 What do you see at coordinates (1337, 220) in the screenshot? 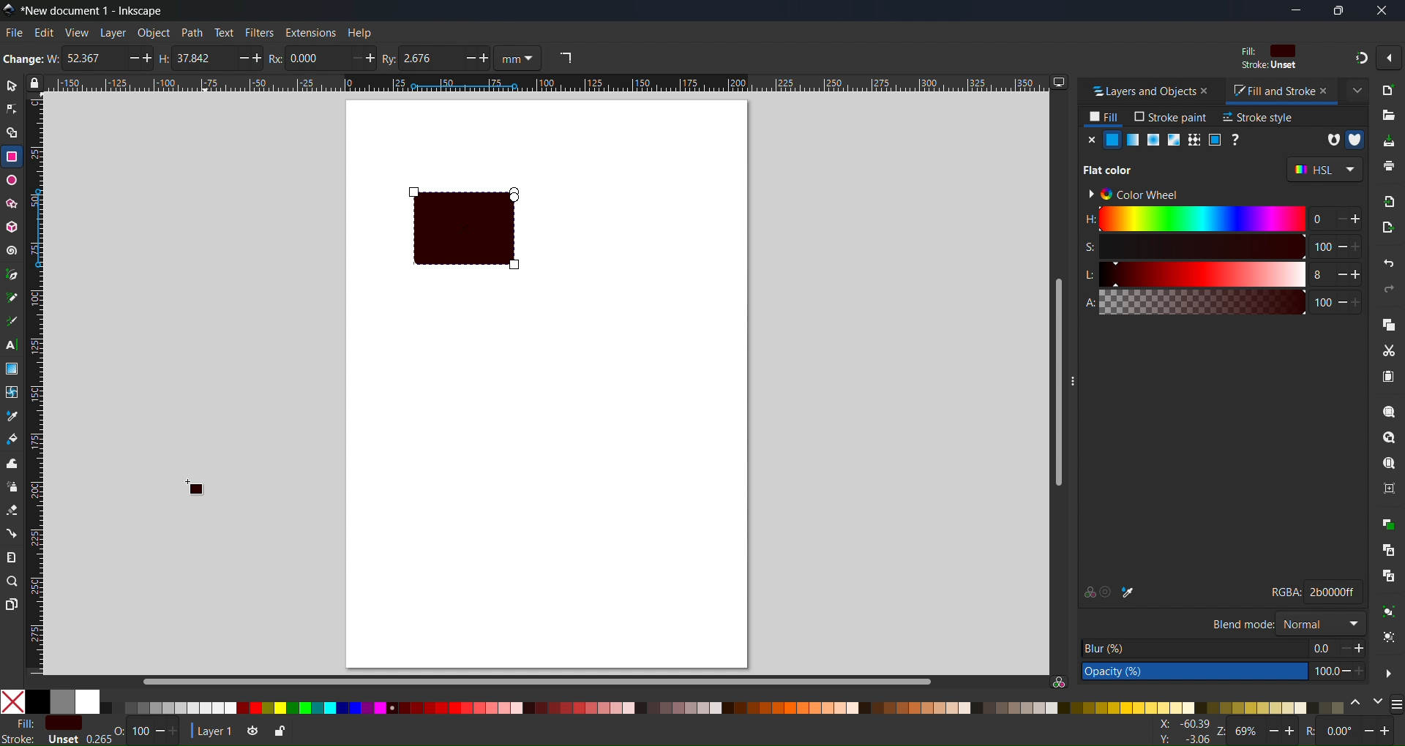
I see `increase hue` at bounding box center [1337, 220].